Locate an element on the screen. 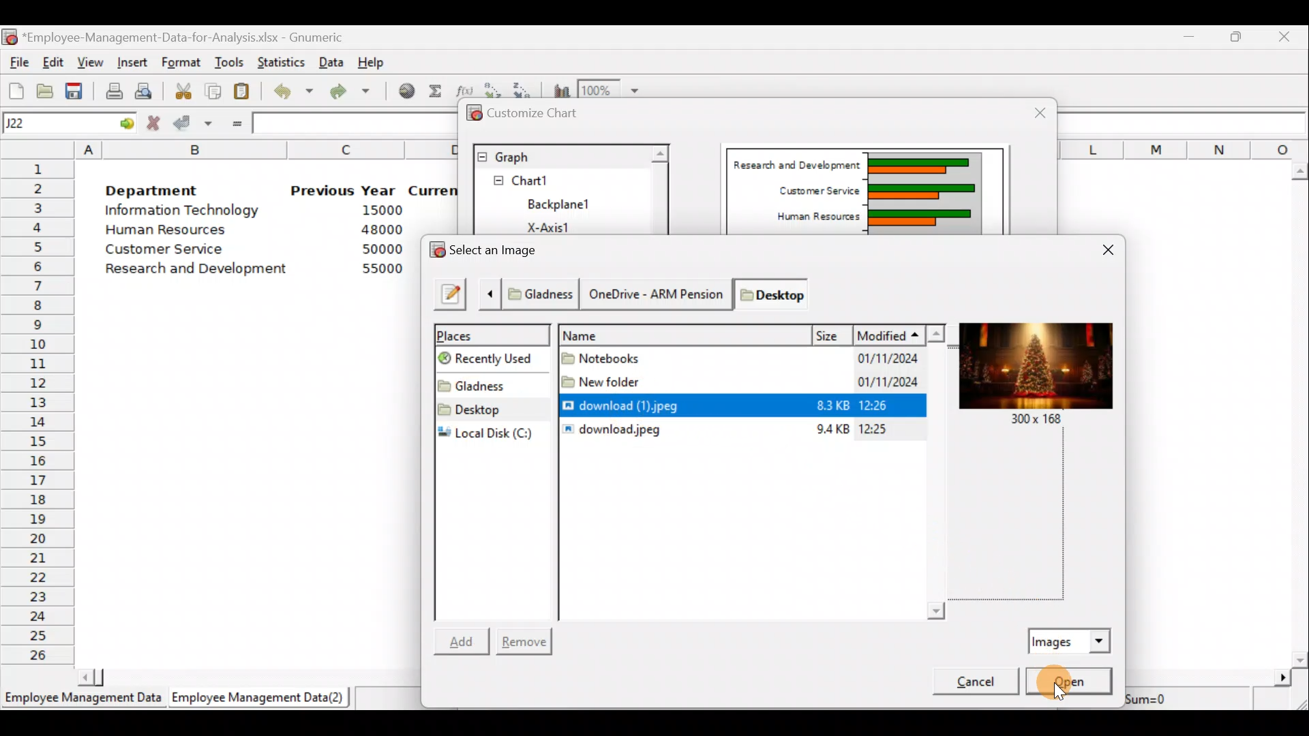 This screenshot has width=1309, height=736. 12:25 is located at coordinates (880, 427).